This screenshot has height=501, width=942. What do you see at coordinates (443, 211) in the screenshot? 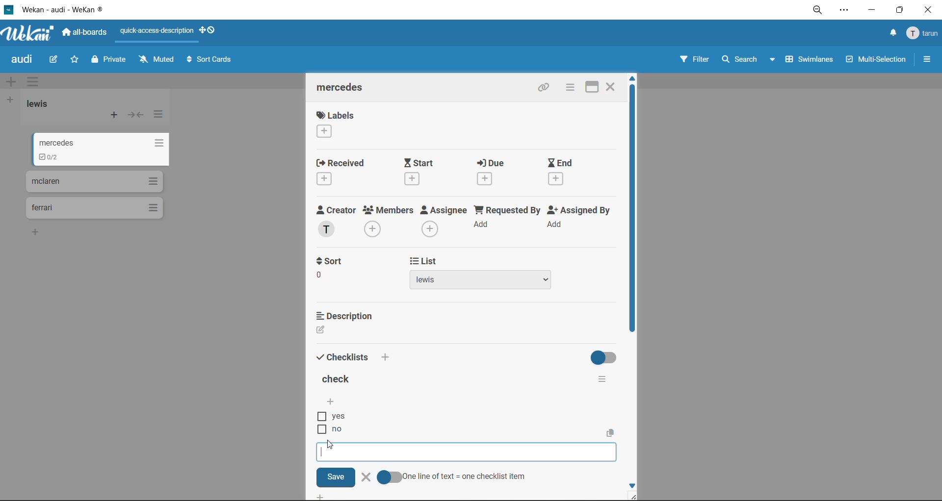
I see `assignee` at bounding box center [443, 211].